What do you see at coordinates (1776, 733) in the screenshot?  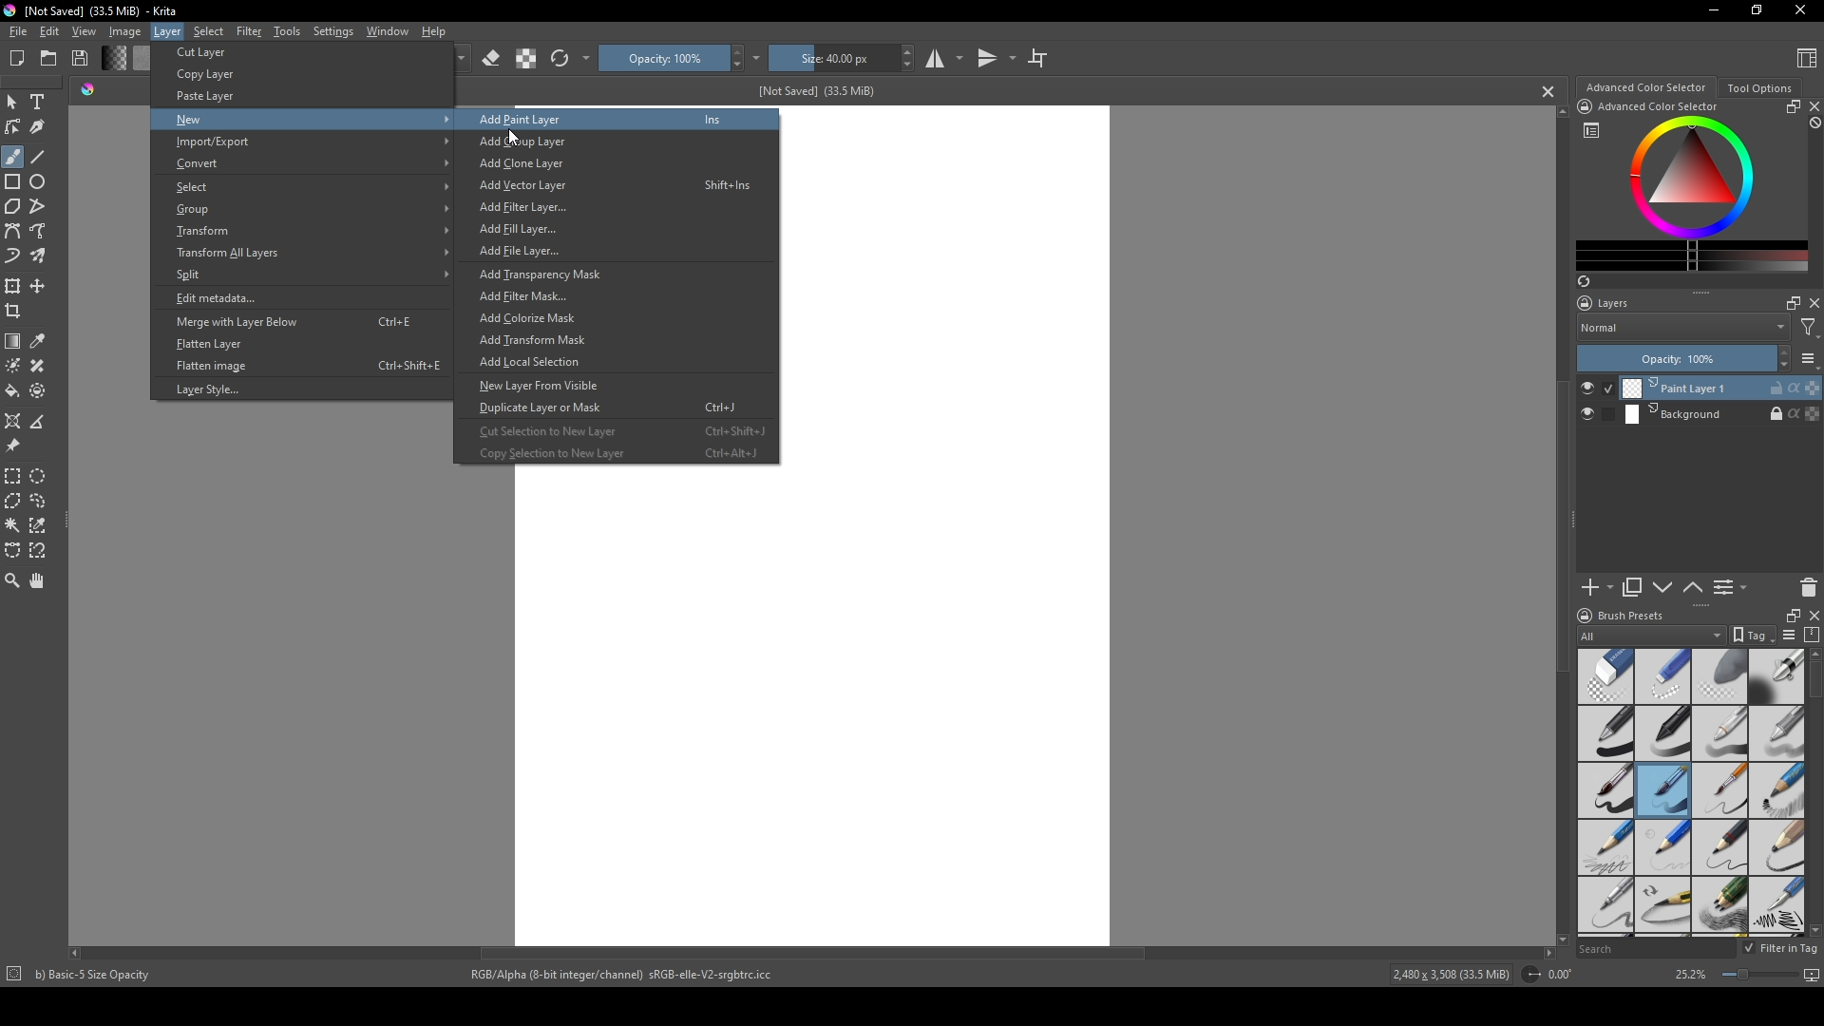 I see `grey pen` at bounding box center [1776, 733].